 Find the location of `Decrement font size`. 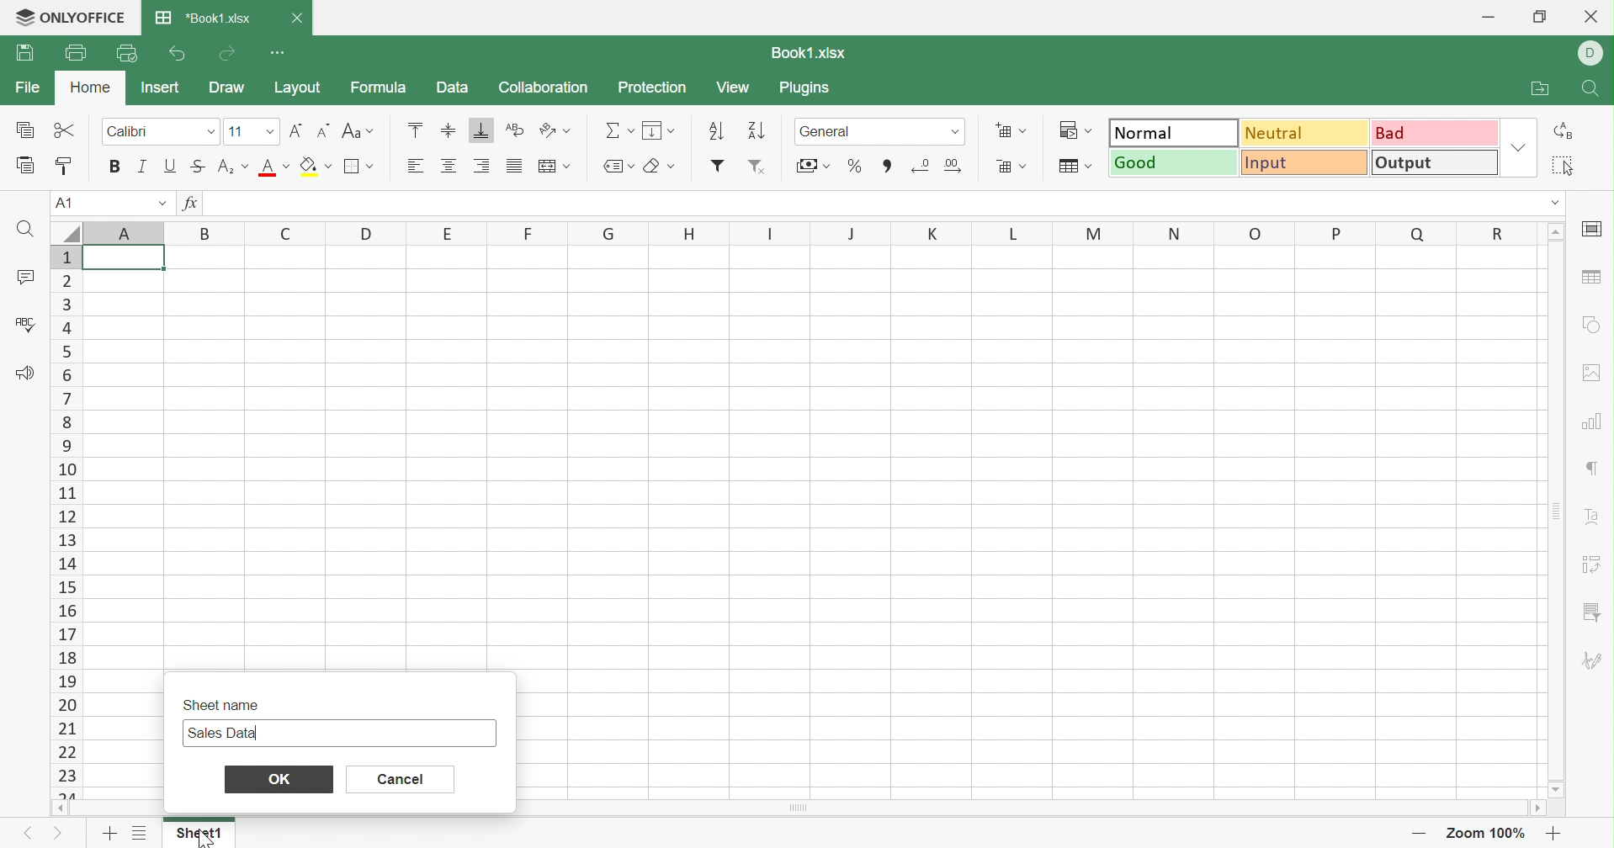

Decrement font size is located at coordinates (323, 130).